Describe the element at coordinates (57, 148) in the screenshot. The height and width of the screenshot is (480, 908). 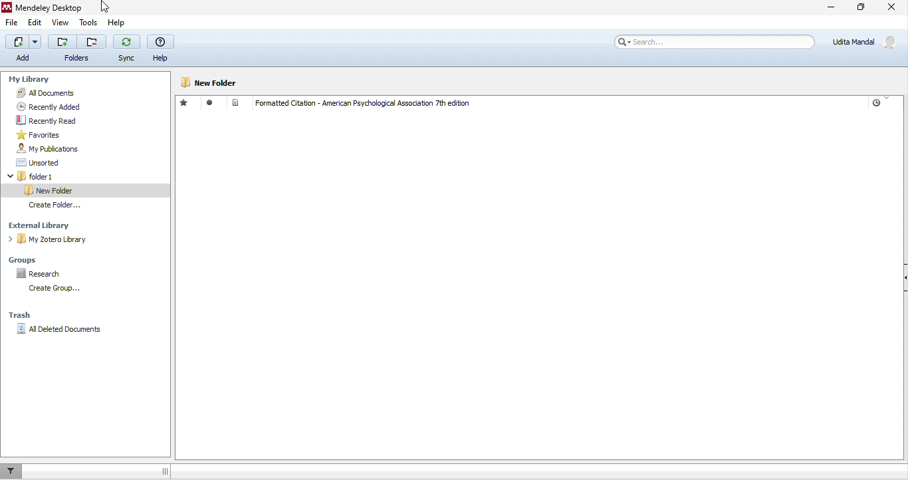
I see `my publications` at that location.